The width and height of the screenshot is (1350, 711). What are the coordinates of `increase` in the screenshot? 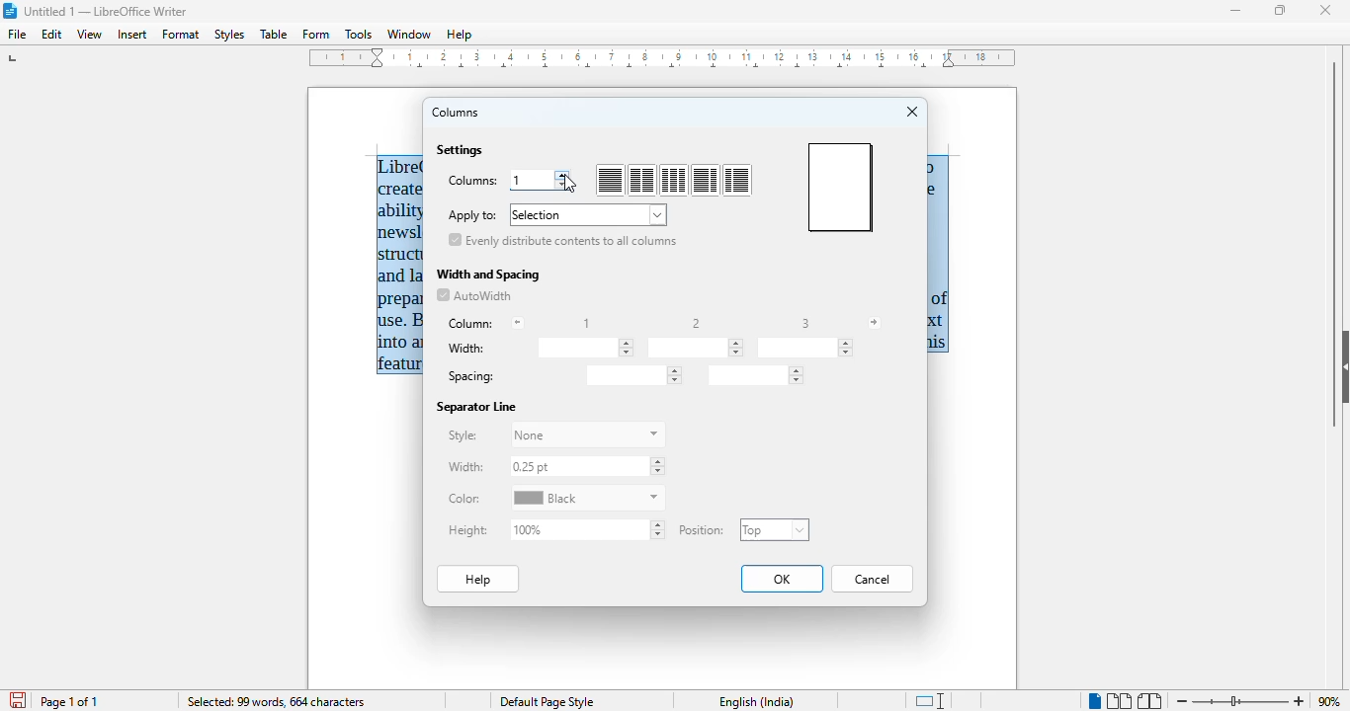 It's located at (563, 174).